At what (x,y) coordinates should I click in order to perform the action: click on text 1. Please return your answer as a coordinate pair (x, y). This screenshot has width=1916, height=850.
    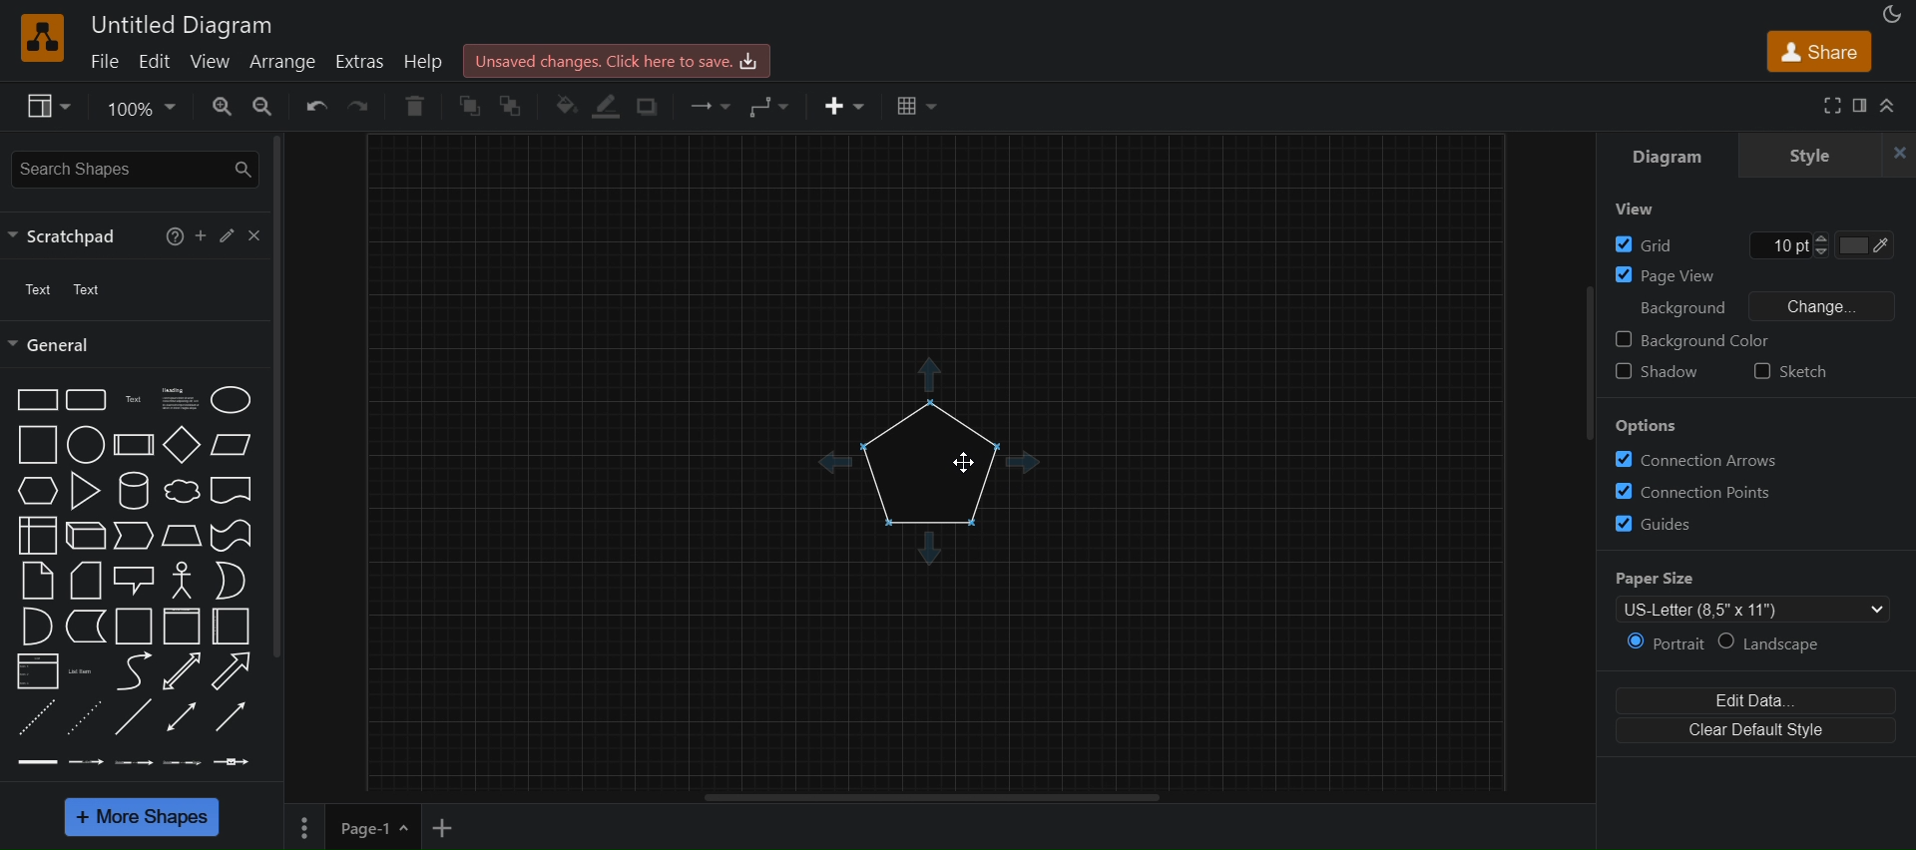
    Looking at the image, I should click on (40, 289).